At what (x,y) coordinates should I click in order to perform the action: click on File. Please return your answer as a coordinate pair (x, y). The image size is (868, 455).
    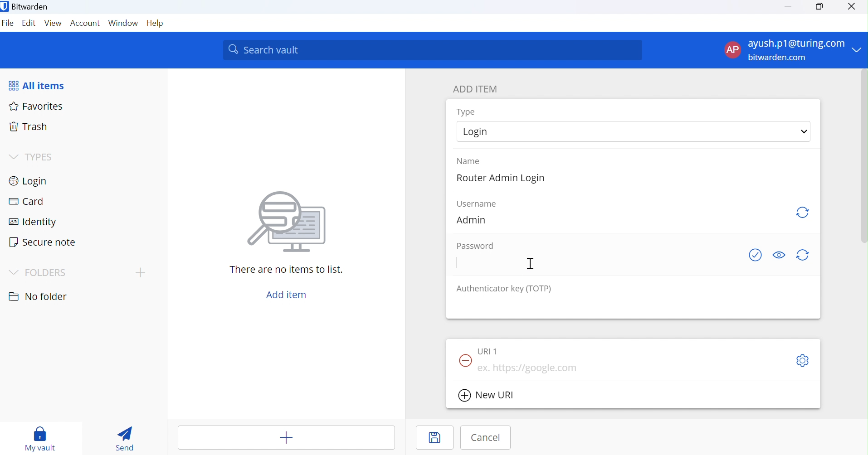
    Looking at the image, I should click on (8, 24).